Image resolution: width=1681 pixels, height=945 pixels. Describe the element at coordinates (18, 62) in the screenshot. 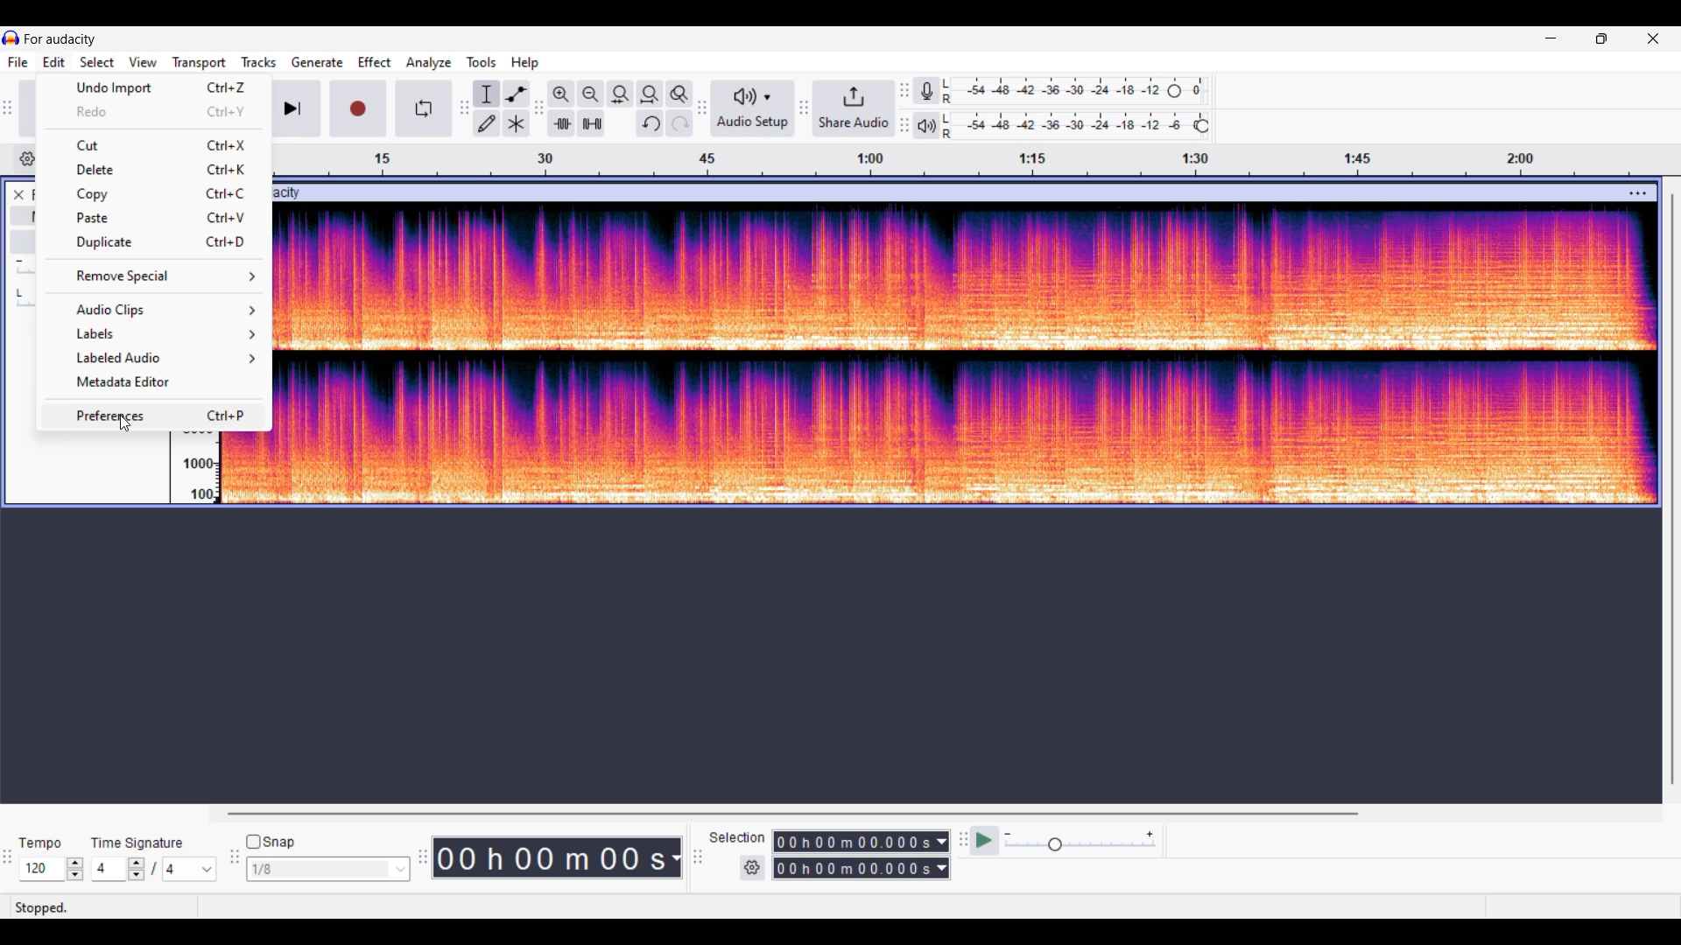

I see `File menu` at that location.